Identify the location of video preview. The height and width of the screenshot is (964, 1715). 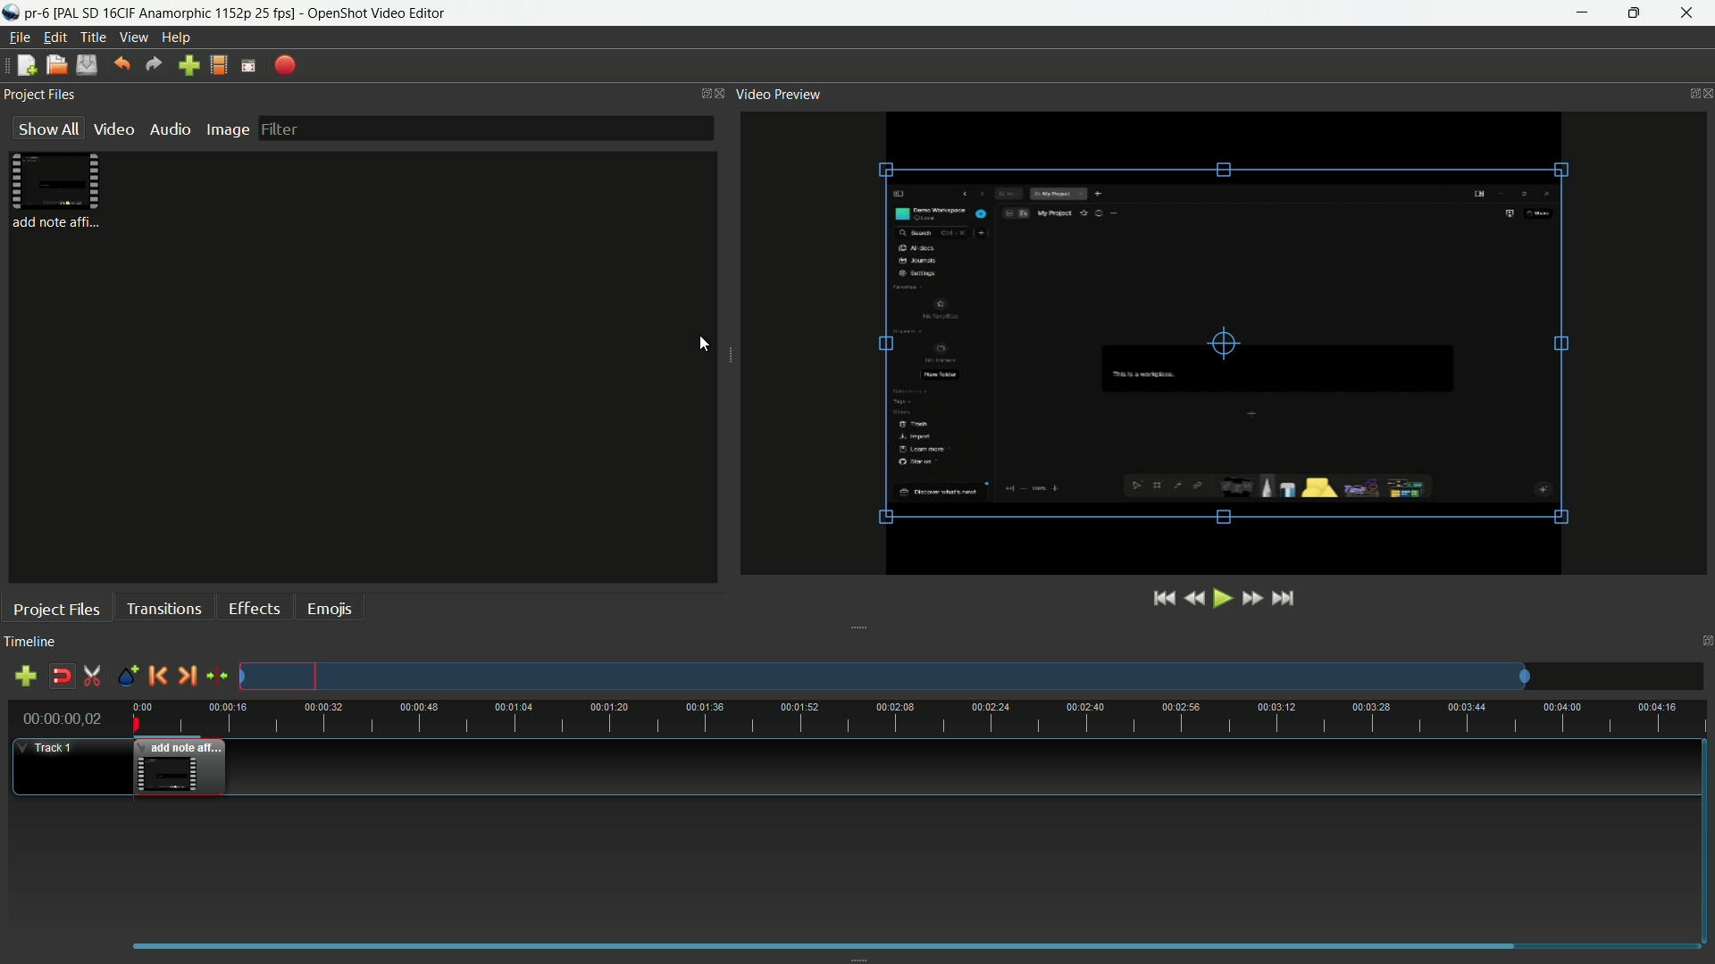
(1224, 342).